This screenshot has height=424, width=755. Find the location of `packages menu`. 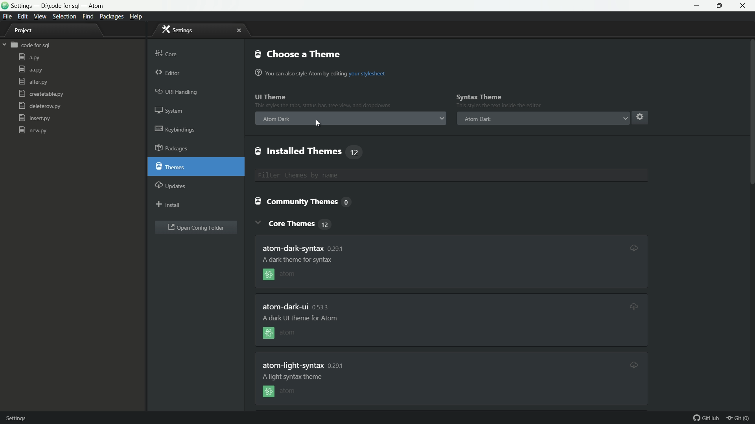

packages menu is located at coordinates (112, 16).